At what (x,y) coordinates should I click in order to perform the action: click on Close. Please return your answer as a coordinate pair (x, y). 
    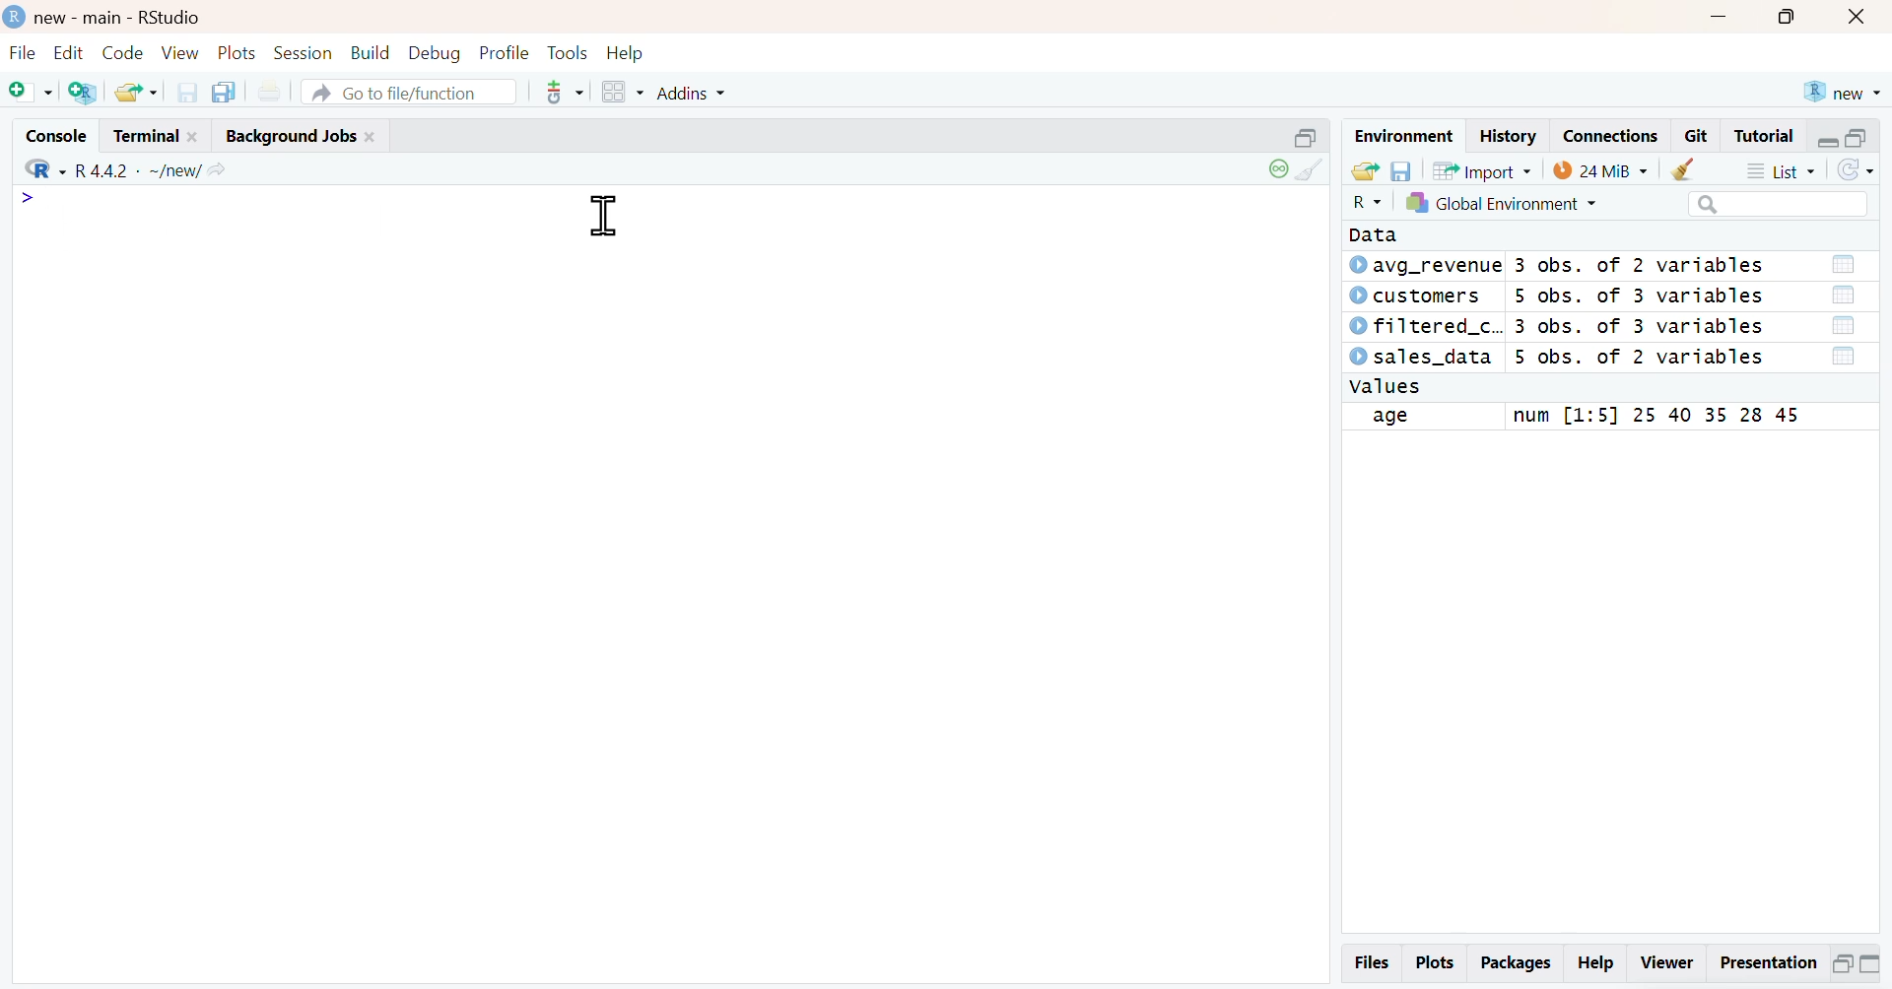
    Looking at the image, I should click on (1856, 18).